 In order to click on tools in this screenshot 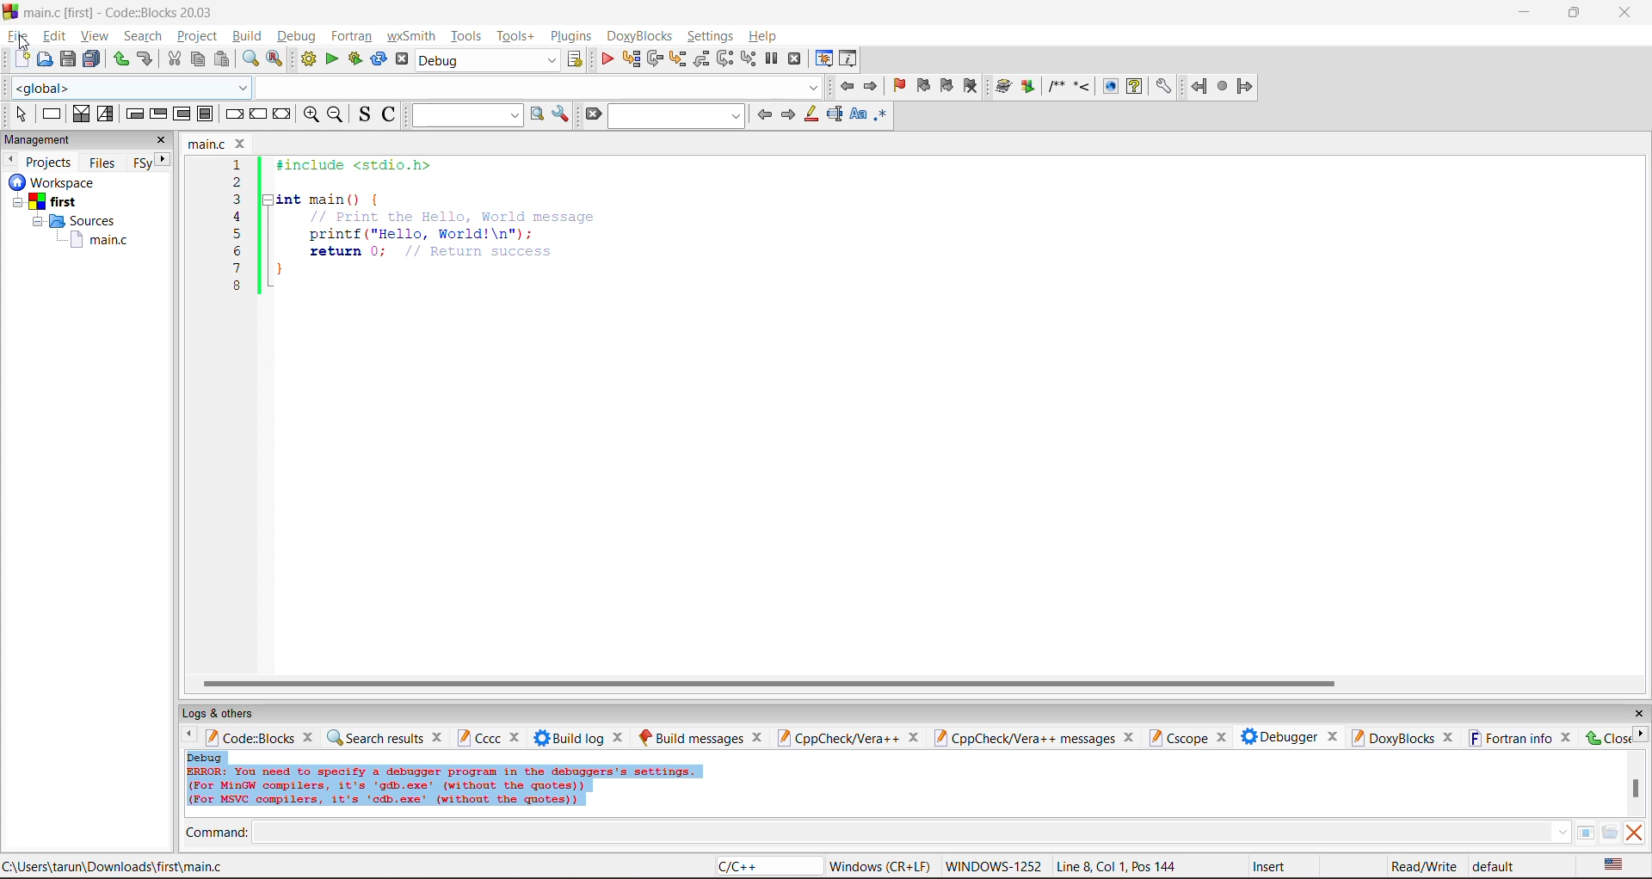, I will do `click(468, 35)`.